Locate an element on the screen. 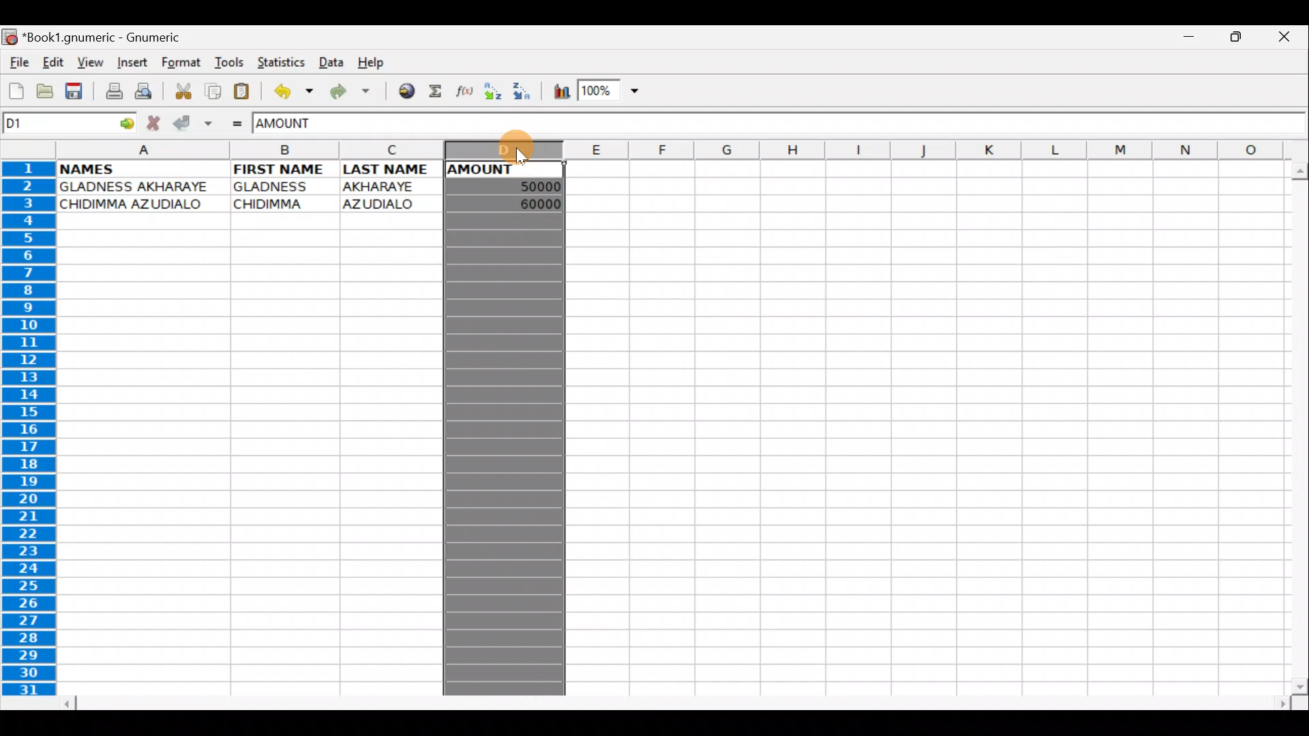 This screenshot has height=736, width=1309. CHIDIMMA AZUDIALO is located at coordinates (138, 204).